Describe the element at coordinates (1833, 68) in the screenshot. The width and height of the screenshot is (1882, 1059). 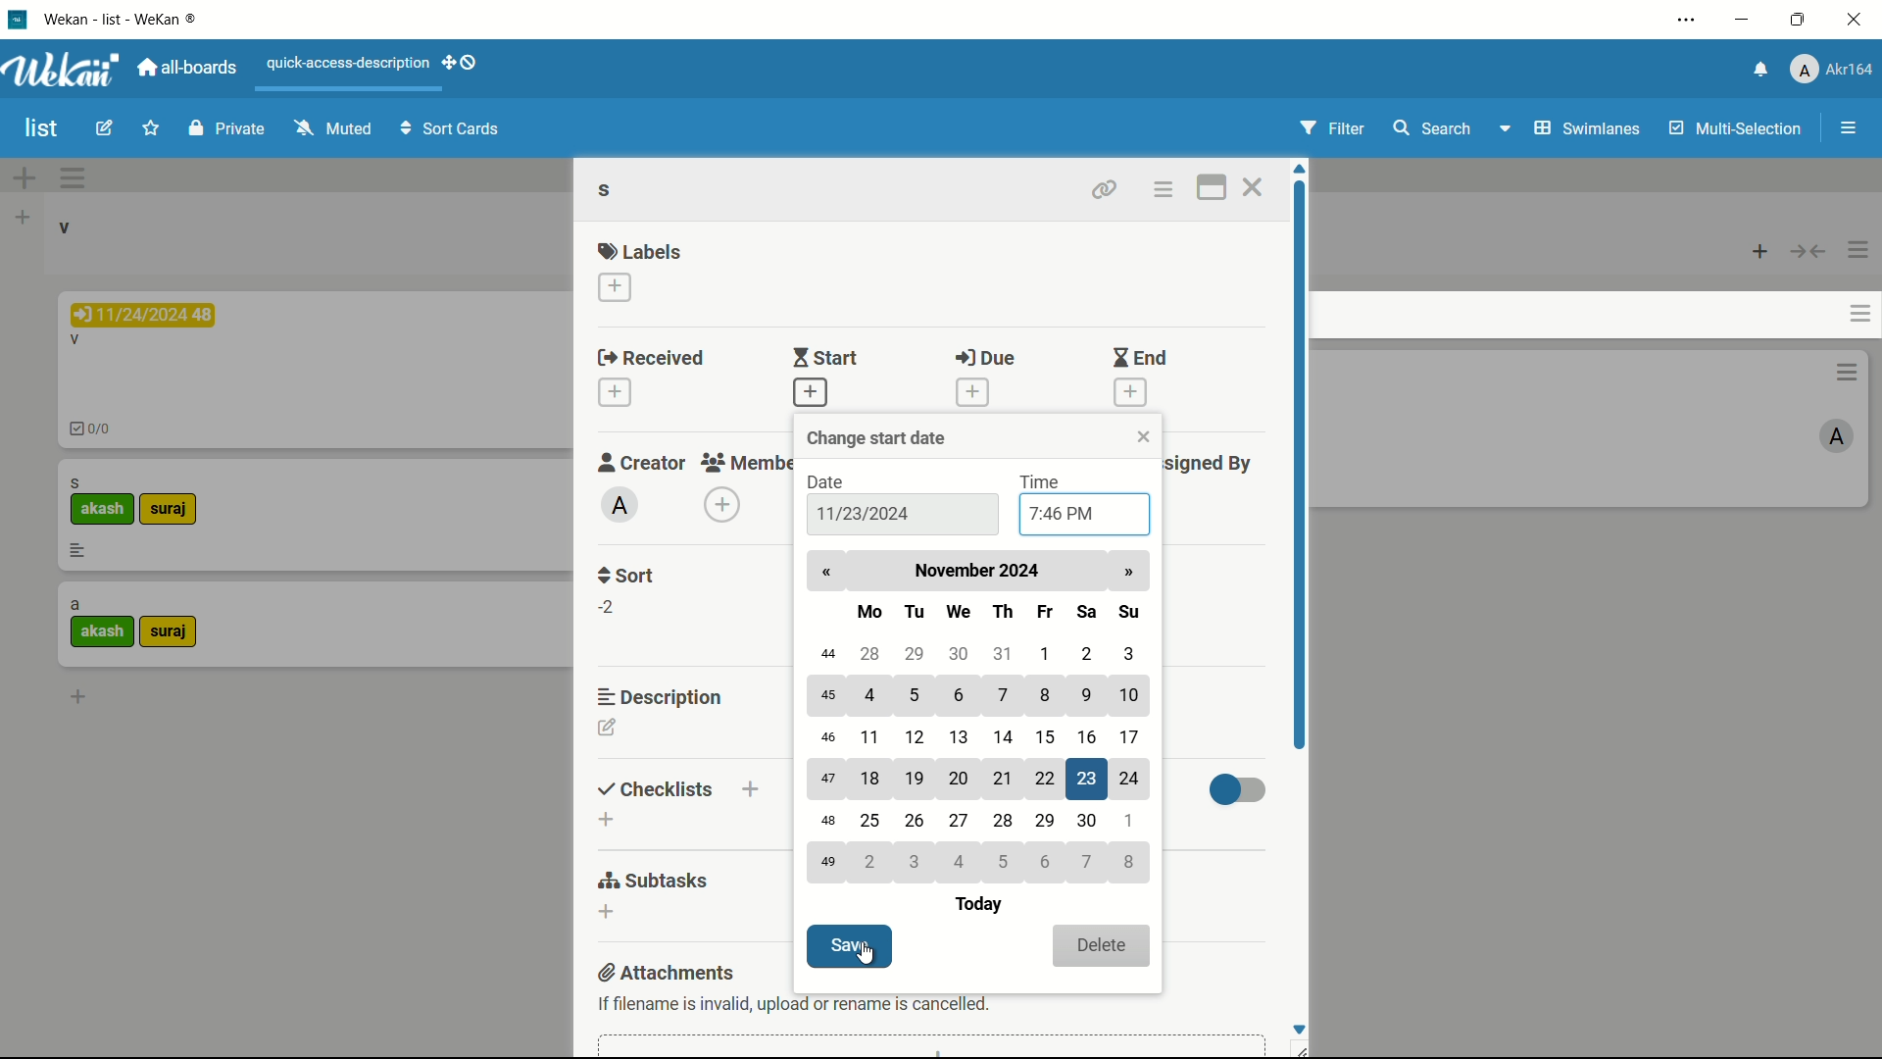
I see `profile` at that location.